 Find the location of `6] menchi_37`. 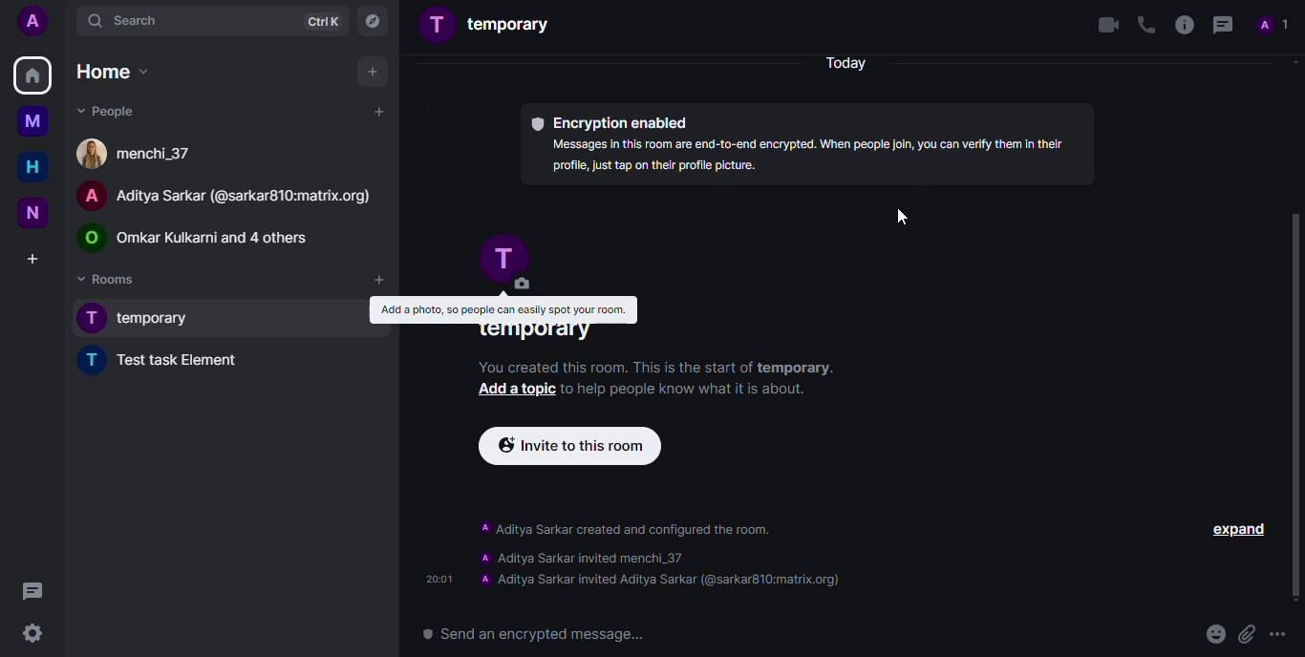

6] menchi_37 is located at coordinates (136, 154).